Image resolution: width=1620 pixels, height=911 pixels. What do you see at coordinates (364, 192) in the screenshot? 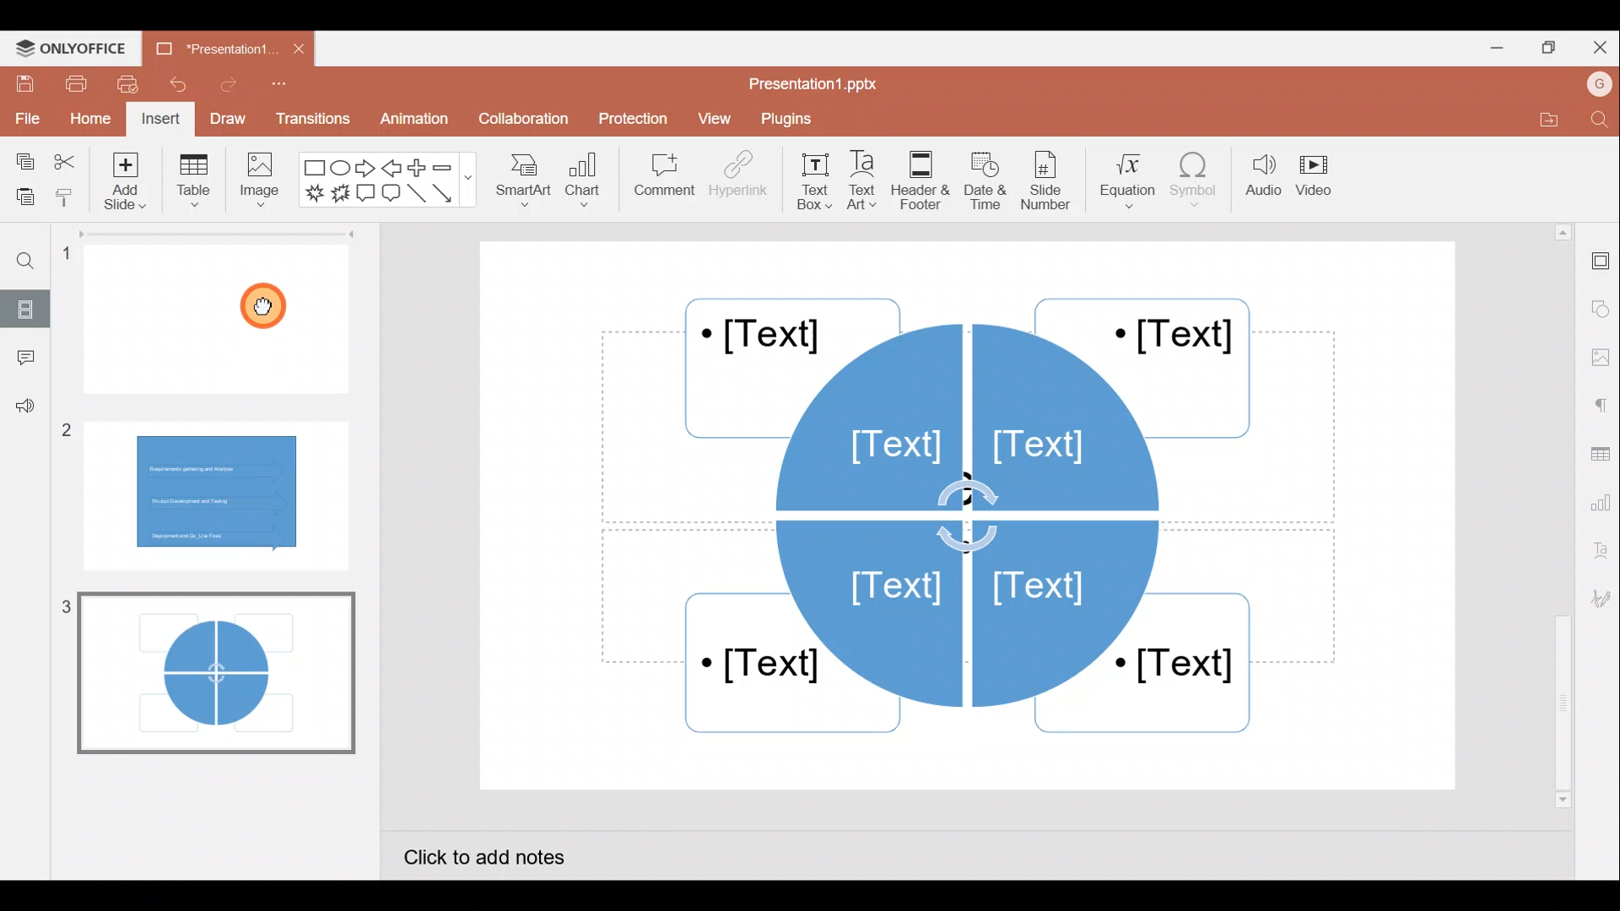
I see `Rectangular callout` at bounding box center [364, 192].